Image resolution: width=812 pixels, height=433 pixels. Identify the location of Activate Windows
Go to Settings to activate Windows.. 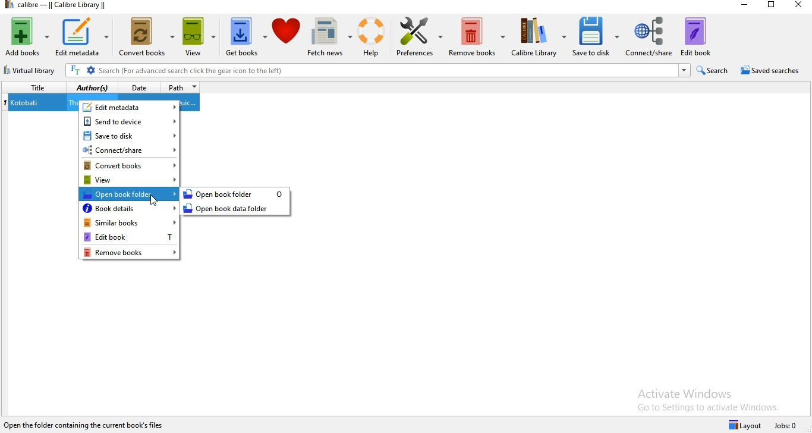
(709, 398).